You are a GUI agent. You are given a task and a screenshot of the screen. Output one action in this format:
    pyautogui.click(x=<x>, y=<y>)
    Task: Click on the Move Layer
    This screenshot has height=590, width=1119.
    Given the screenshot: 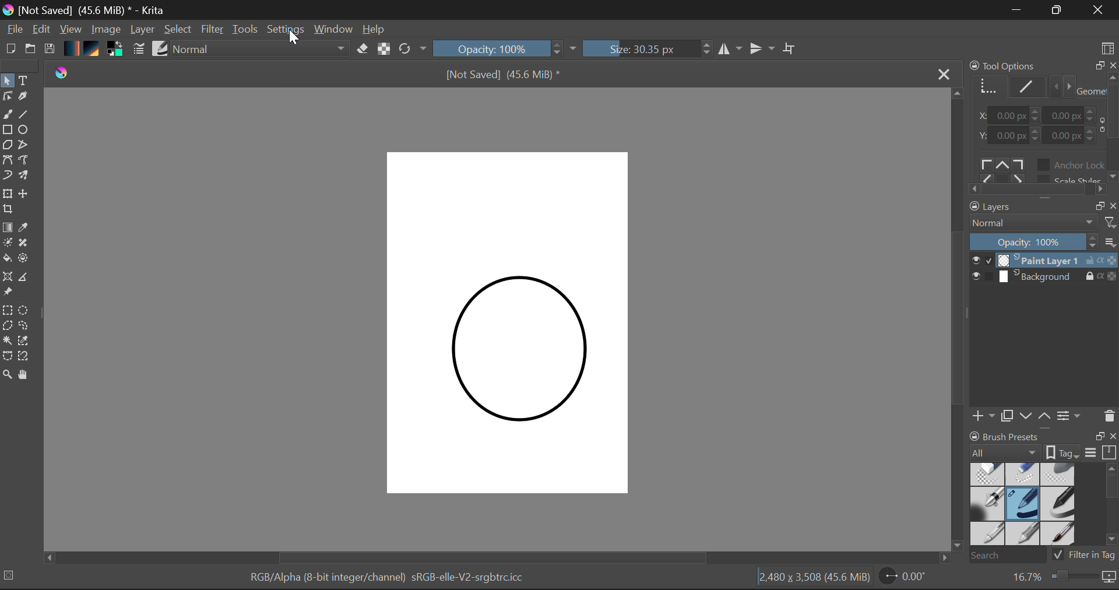 What is the action you would take?
    pyautogui.click(x=25, y=194)
    